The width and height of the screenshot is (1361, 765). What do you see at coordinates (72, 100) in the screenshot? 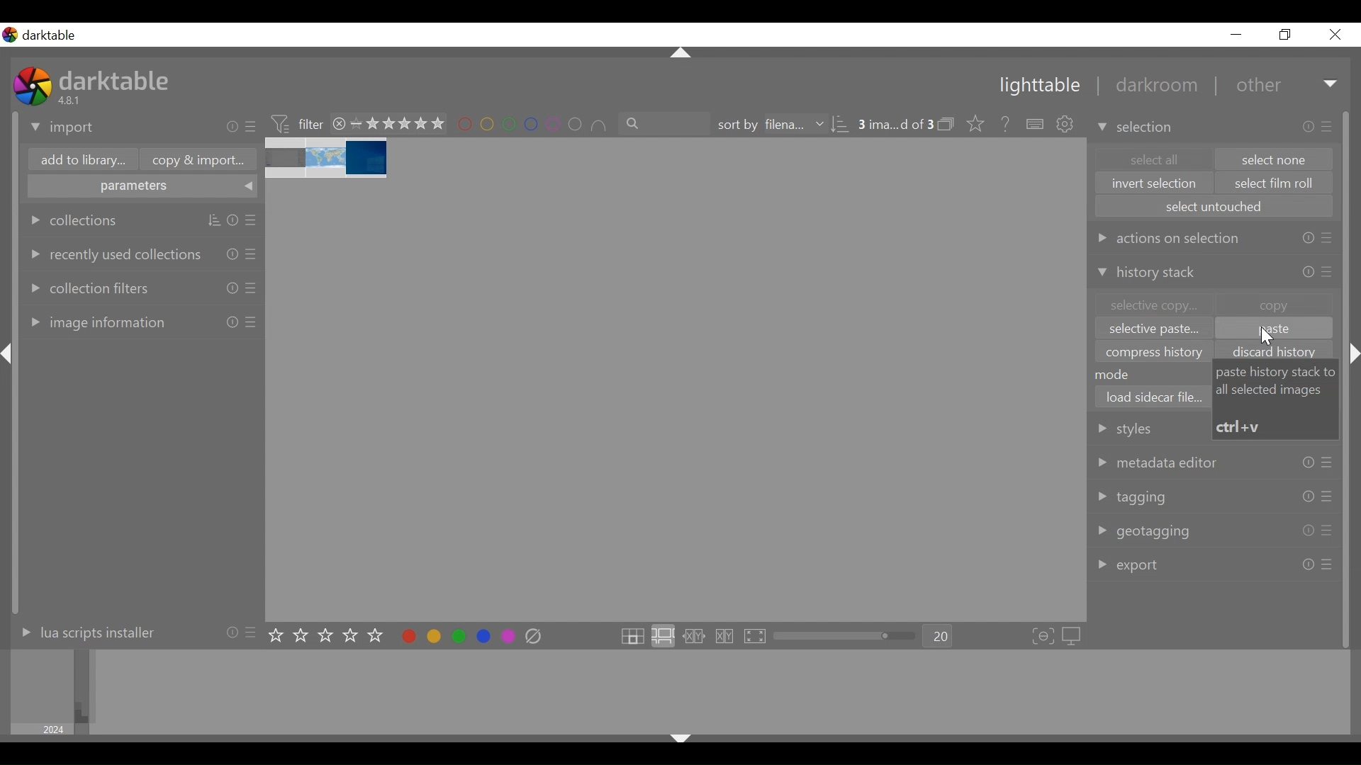
I see `version` at bounding box center [72, 100].